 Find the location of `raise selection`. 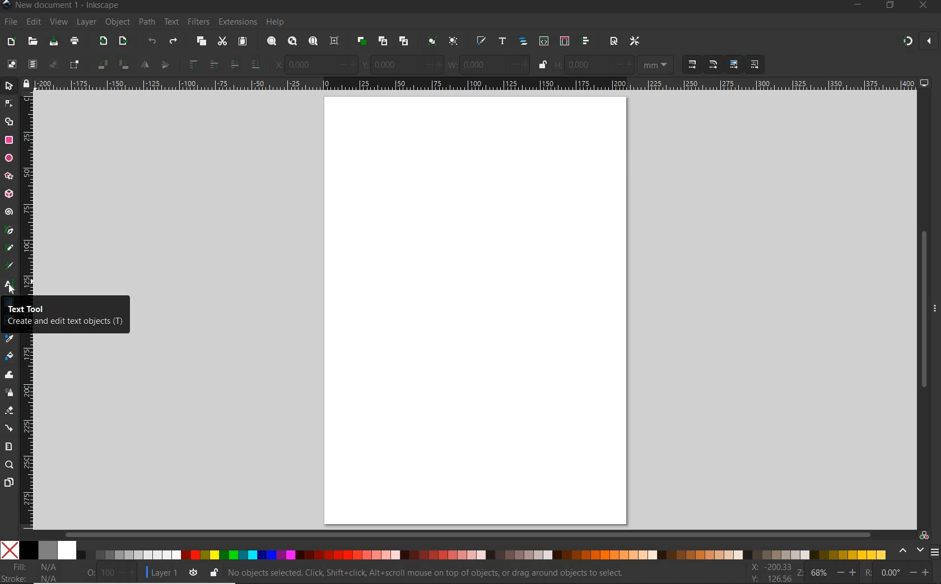

raise selection is located at coordinates (213, 64).